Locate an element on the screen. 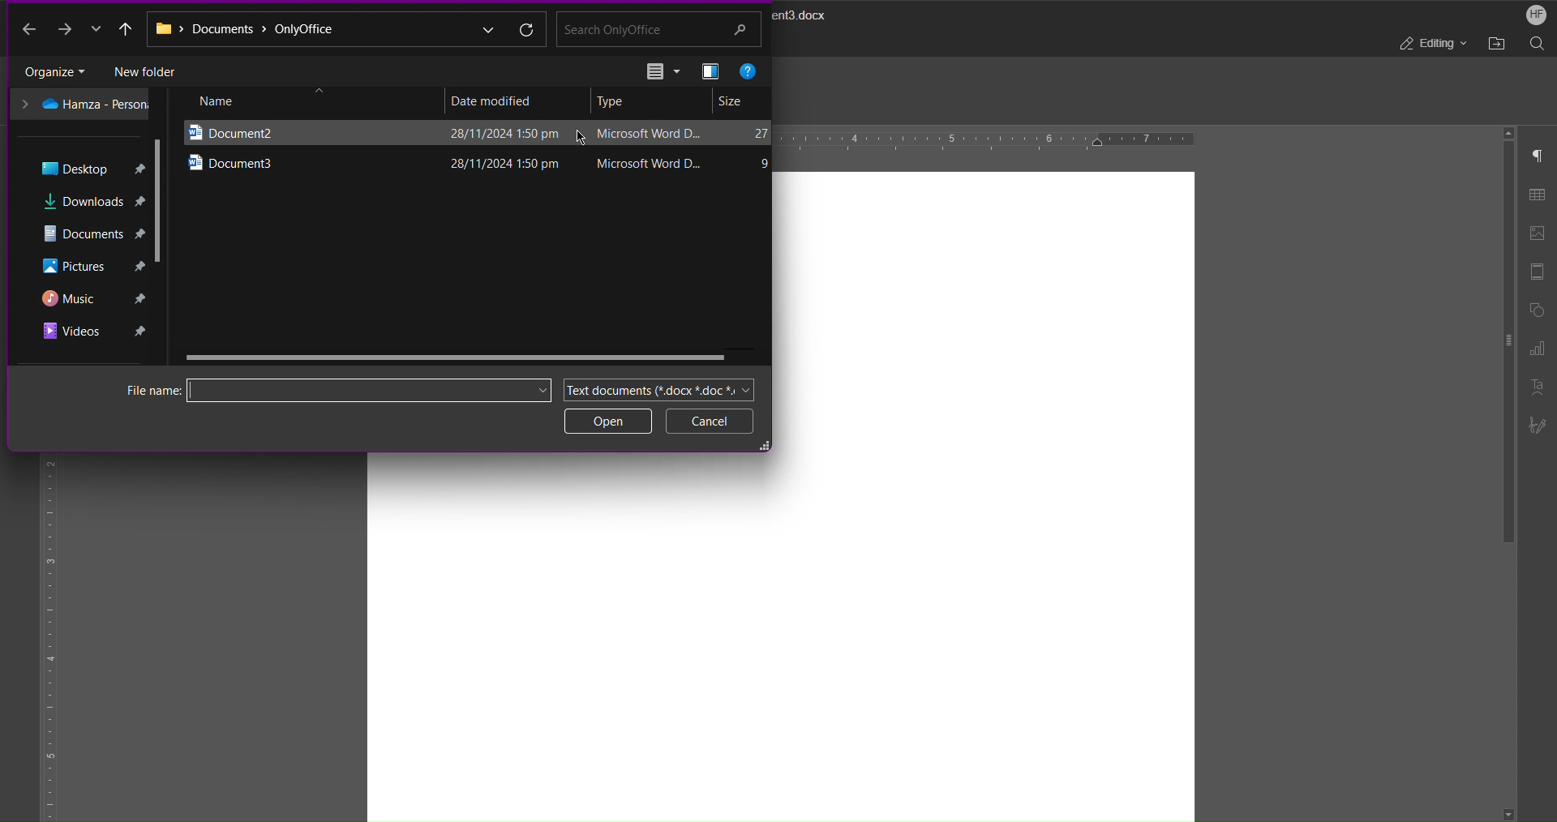 The width and height of the screenshot is (1557, 822). Text Art is located at coordinates (1538, 387).